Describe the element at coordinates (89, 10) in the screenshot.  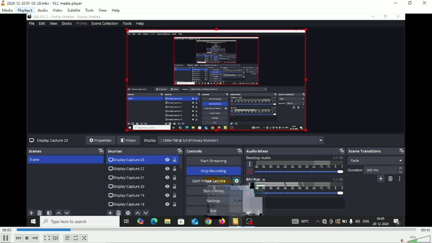
I see `Tools` at that location.